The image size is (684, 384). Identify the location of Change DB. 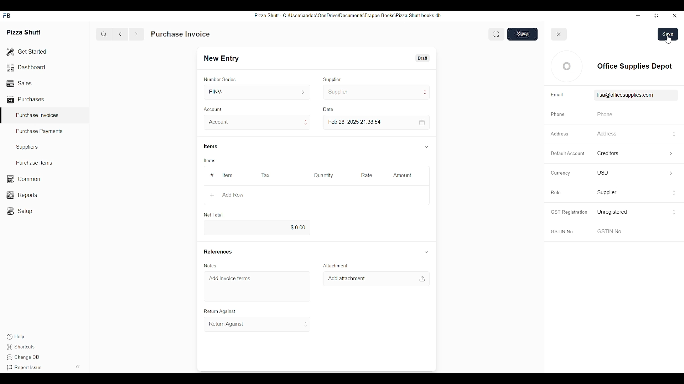
(25, 358).